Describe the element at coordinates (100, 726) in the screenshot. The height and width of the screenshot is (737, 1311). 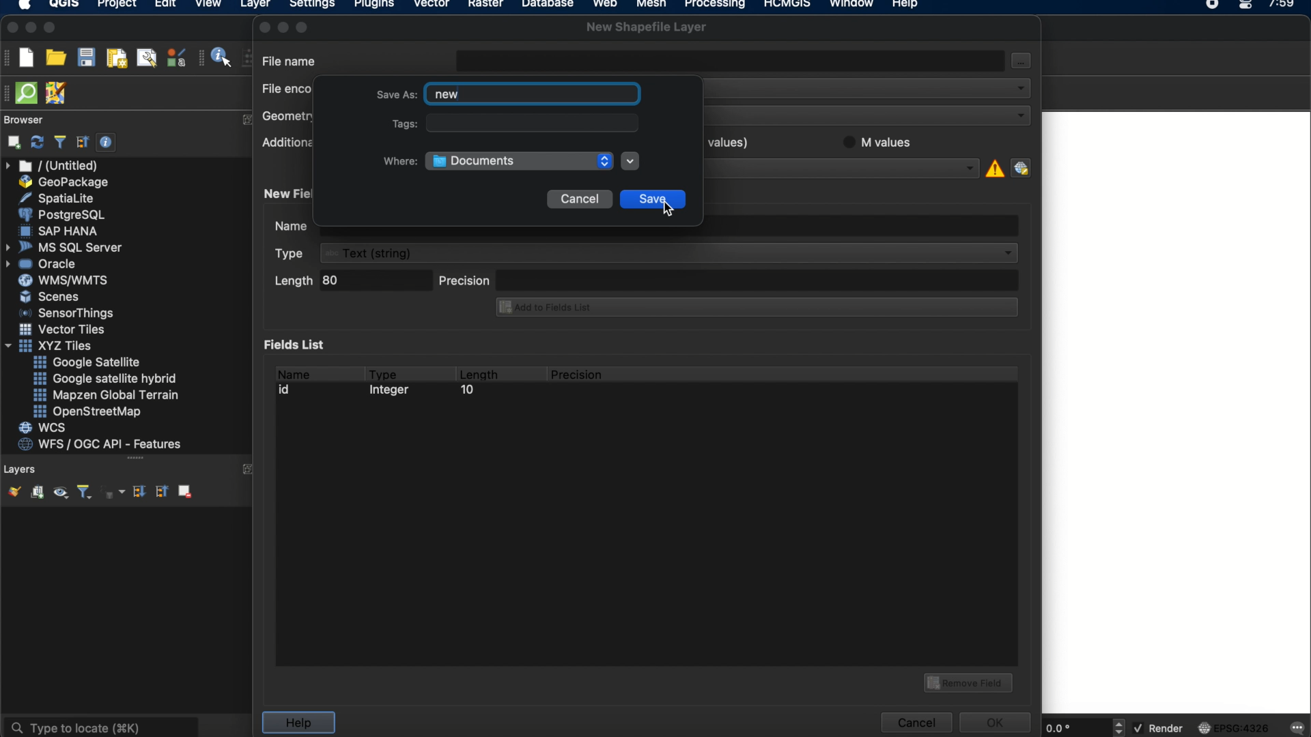
I see `type to locate` at that location.